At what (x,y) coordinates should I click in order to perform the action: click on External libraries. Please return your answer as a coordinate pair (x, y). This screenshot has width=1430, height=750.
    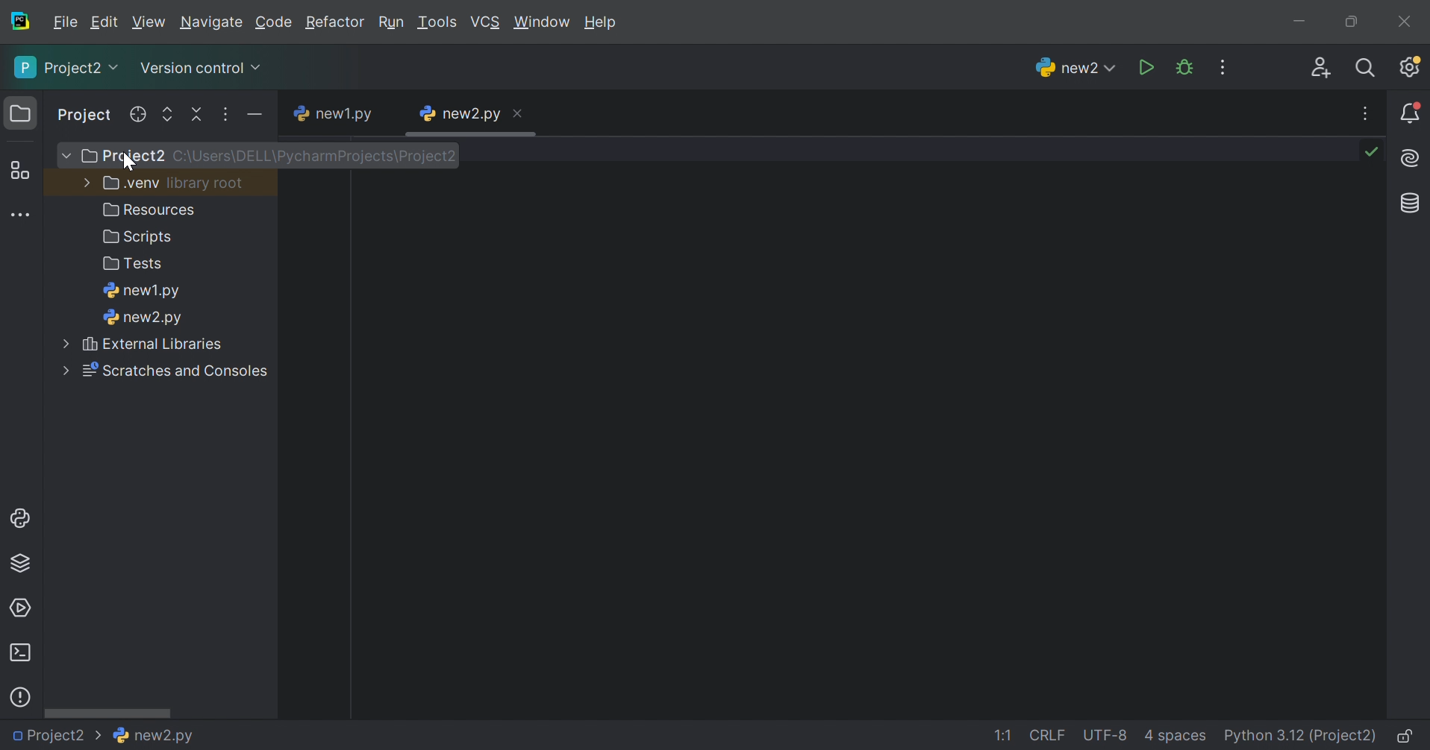
    Looking at the image, I should click on (157, 343).